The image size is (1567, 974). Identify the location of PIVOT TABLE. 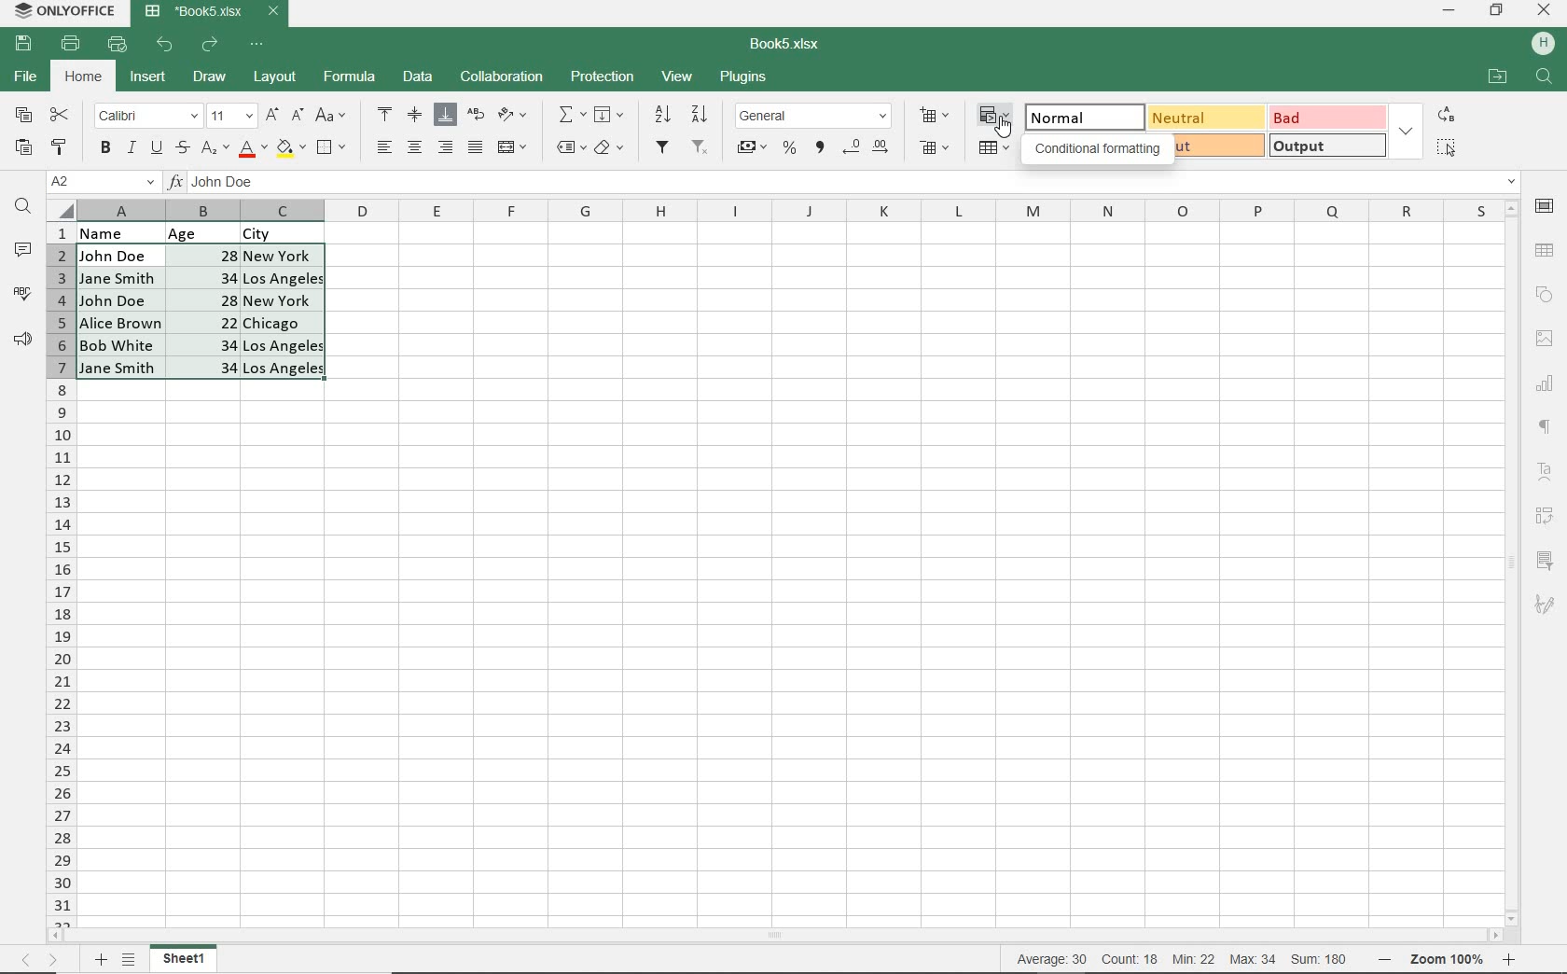
(1546, 516).